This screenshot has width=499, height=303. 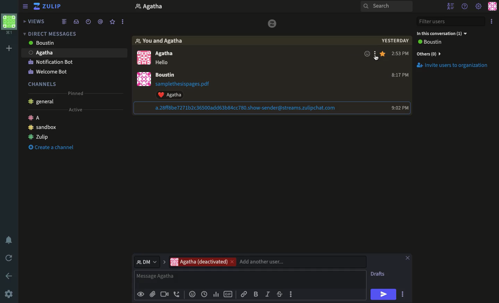 I want to click on pointer, so click(x=376, y=59).